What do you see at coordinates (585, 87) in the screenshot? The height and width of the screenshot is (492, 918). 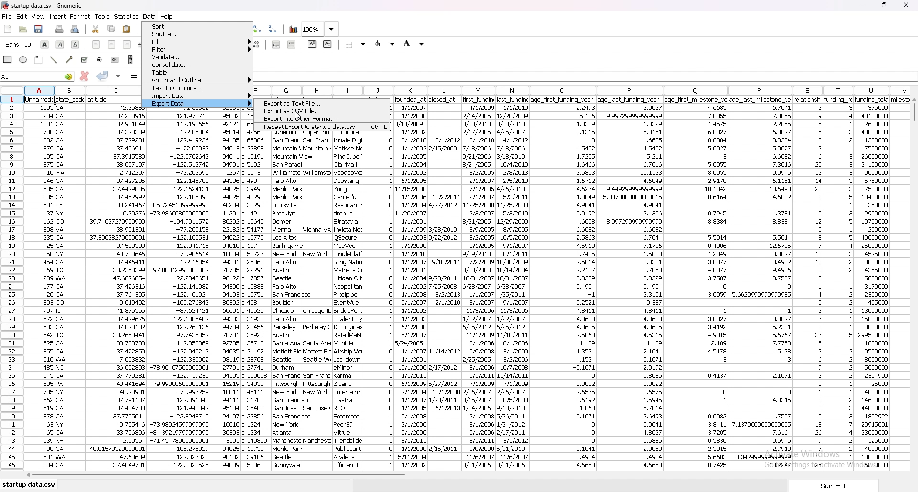 I see `columns` at bounding box center [585, 87].